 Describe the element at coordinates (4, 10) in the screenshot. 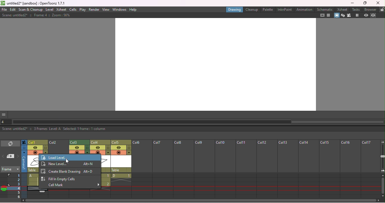

I see `file` at that location.